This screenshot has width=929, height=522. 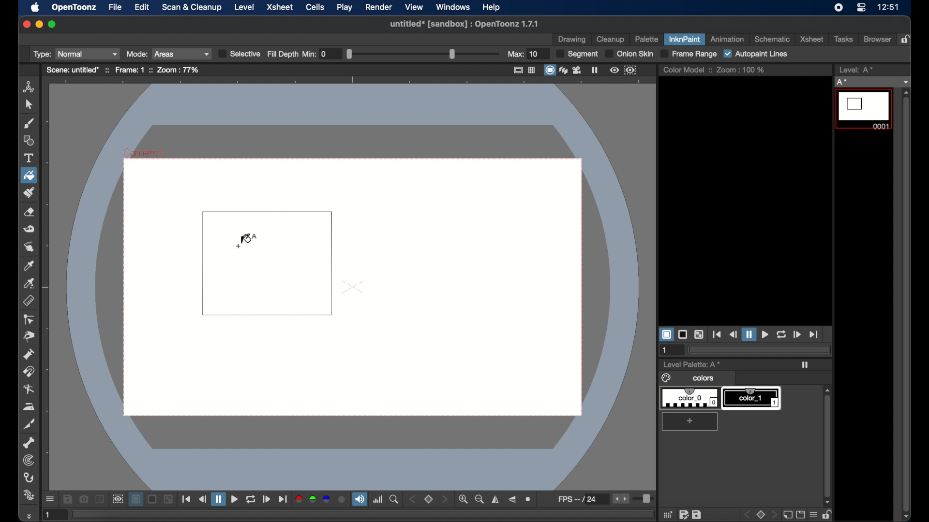 What do you see at coordinates (75, 8) in the screenshot?
I see `opentoonz` at bounding box center [75, 8].